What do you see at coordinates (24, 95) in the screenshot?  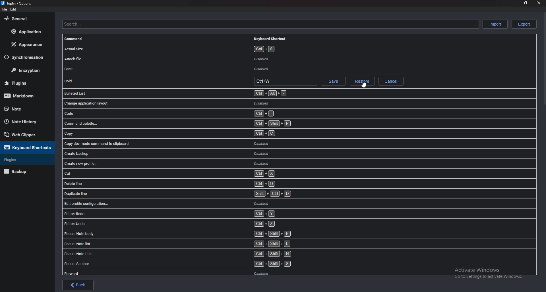 I see `Mark down` at bounding box center [24, 95].